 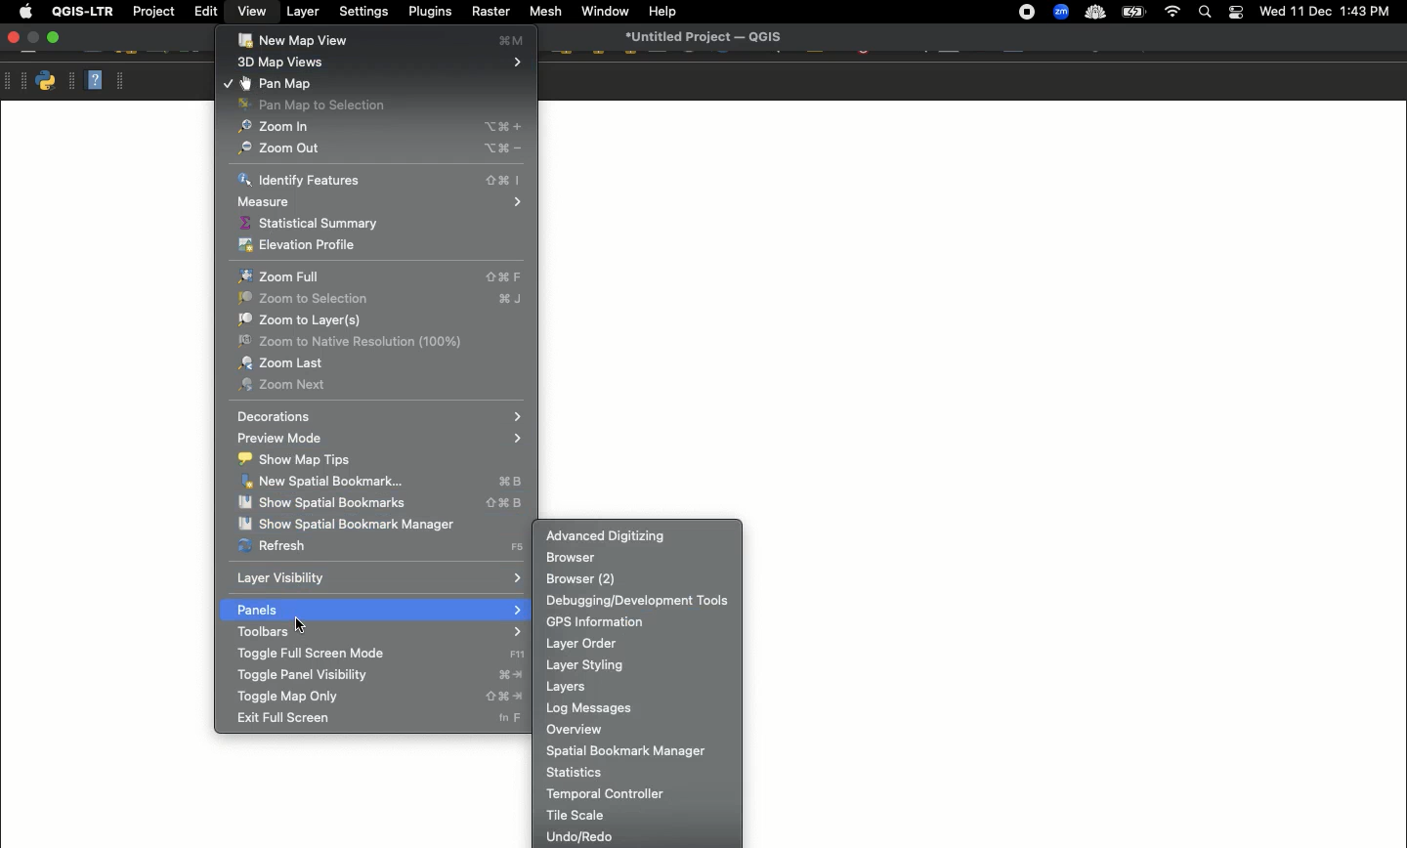 What do you see at coordinates (378, 675) in the screenshot?
I see `Toggle panel visibility` at bounding box center [378, 675].